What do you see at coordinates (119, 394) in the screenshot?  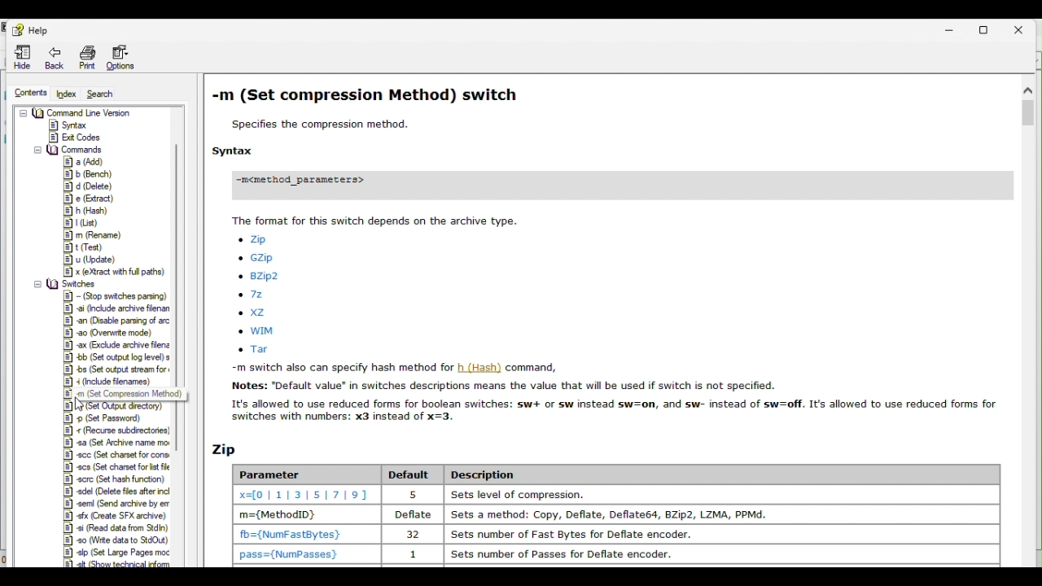 I see `set compression method` at bounding box center [119, 394].